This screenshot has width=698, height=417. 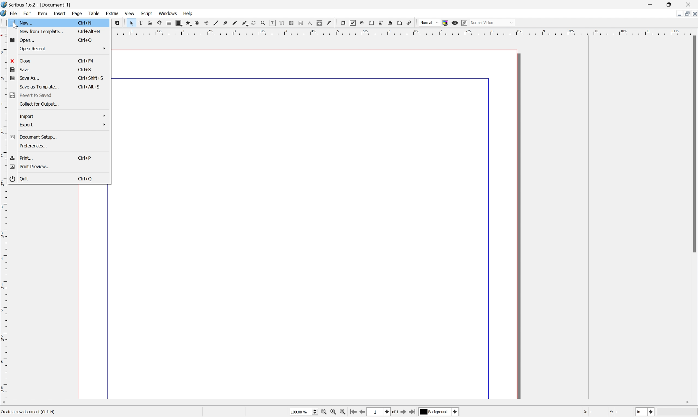 I want to click on Close, so click(x=694, y=13).